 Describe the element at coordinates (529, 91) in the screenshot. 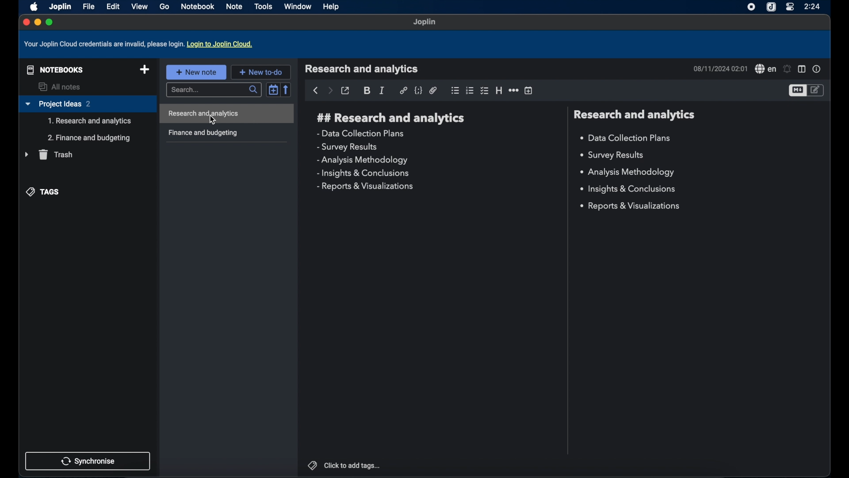

I see `insert time` at that location.